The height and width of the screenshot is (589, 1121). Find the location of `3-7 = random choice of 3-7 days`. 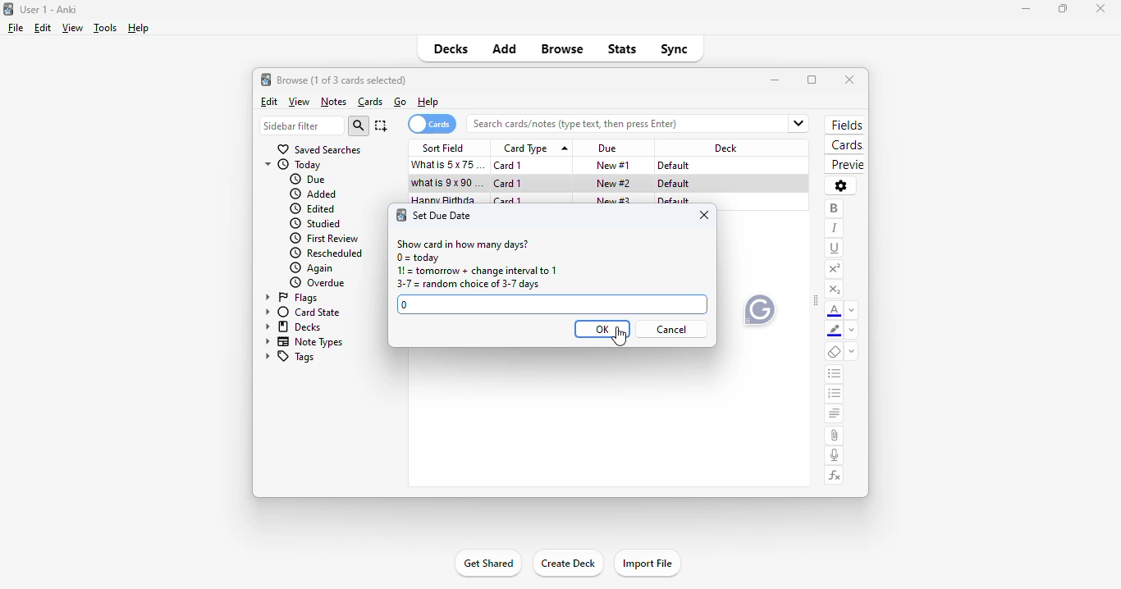

3-7 = random choice of 3-7 days is located at coordinates (468, 285).